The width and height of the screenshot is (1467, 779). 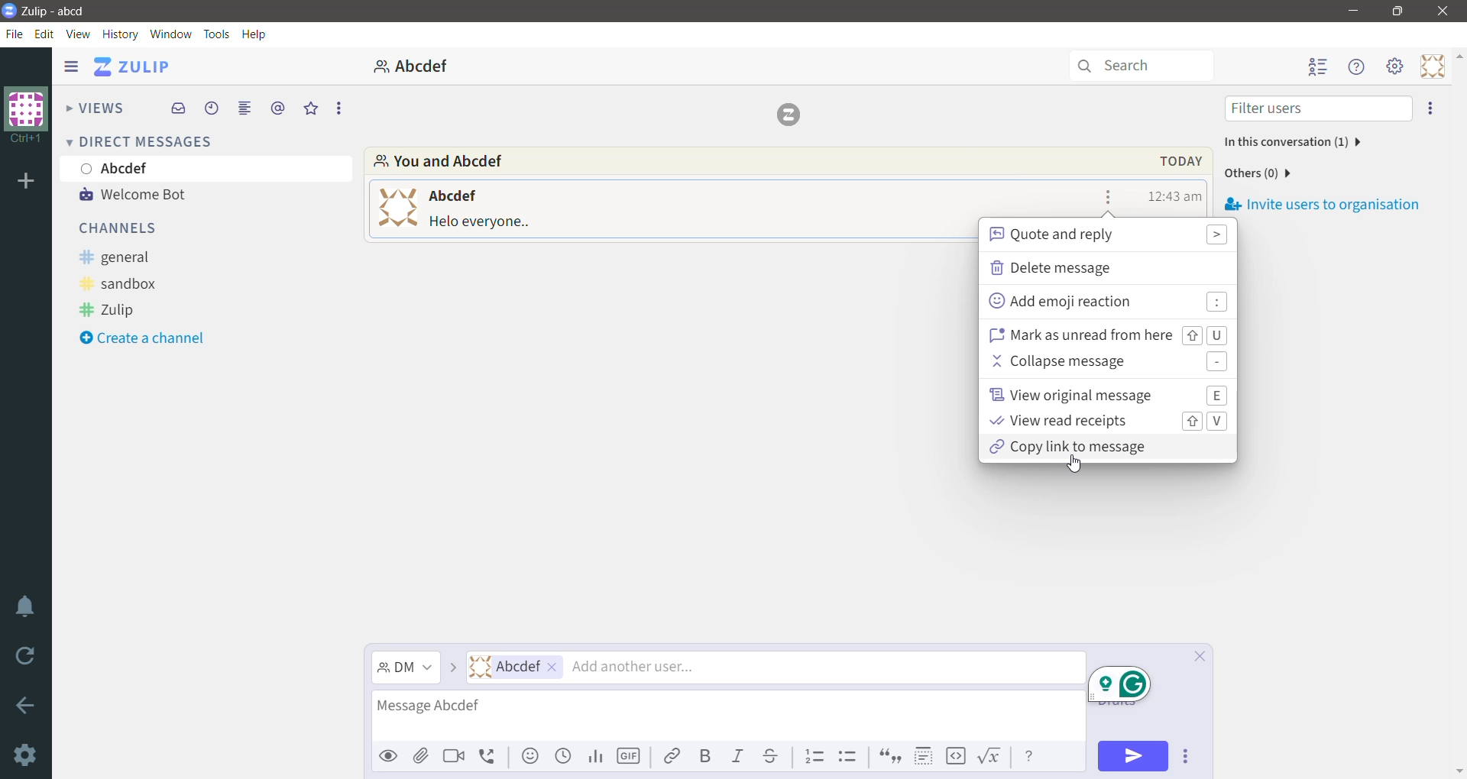 What do you see at coordinates (957, 757) in the screenshot?
I see `Code` at bounding box center [957, 757].